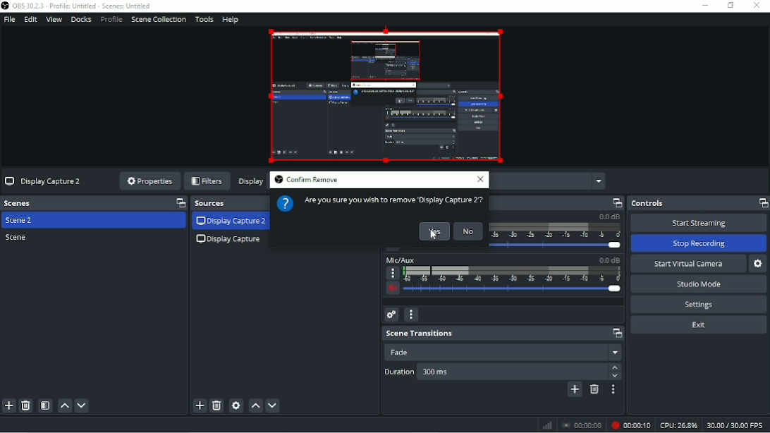 The height and width of the screenshot is (433, 770). What do you see at coordinates (700, 284) in the screenshot?
I see `Studio Mode` at bounding box center [700, 284].